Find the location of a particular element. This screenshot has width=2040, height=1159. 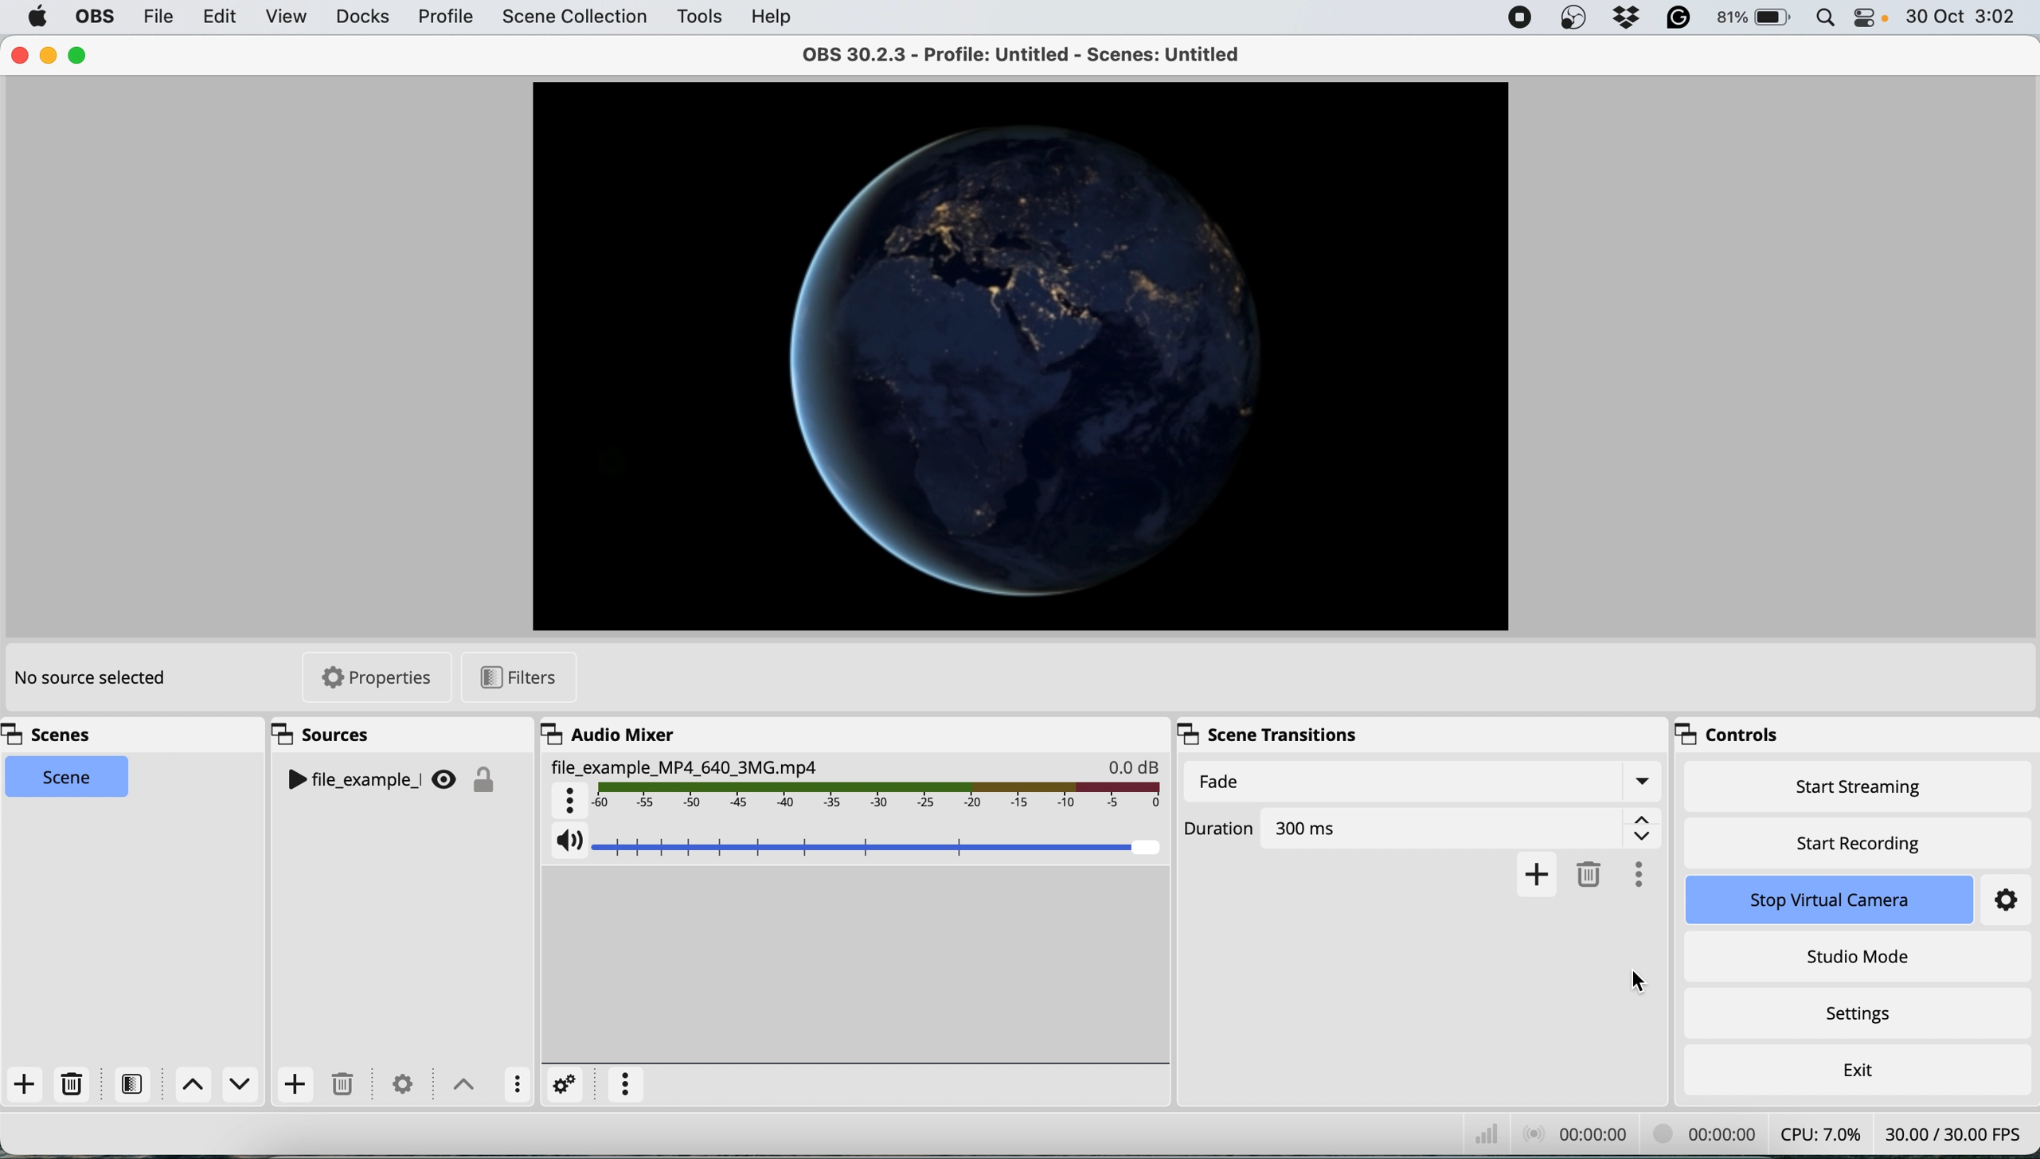

add source is located at coordinates (295, 1083).